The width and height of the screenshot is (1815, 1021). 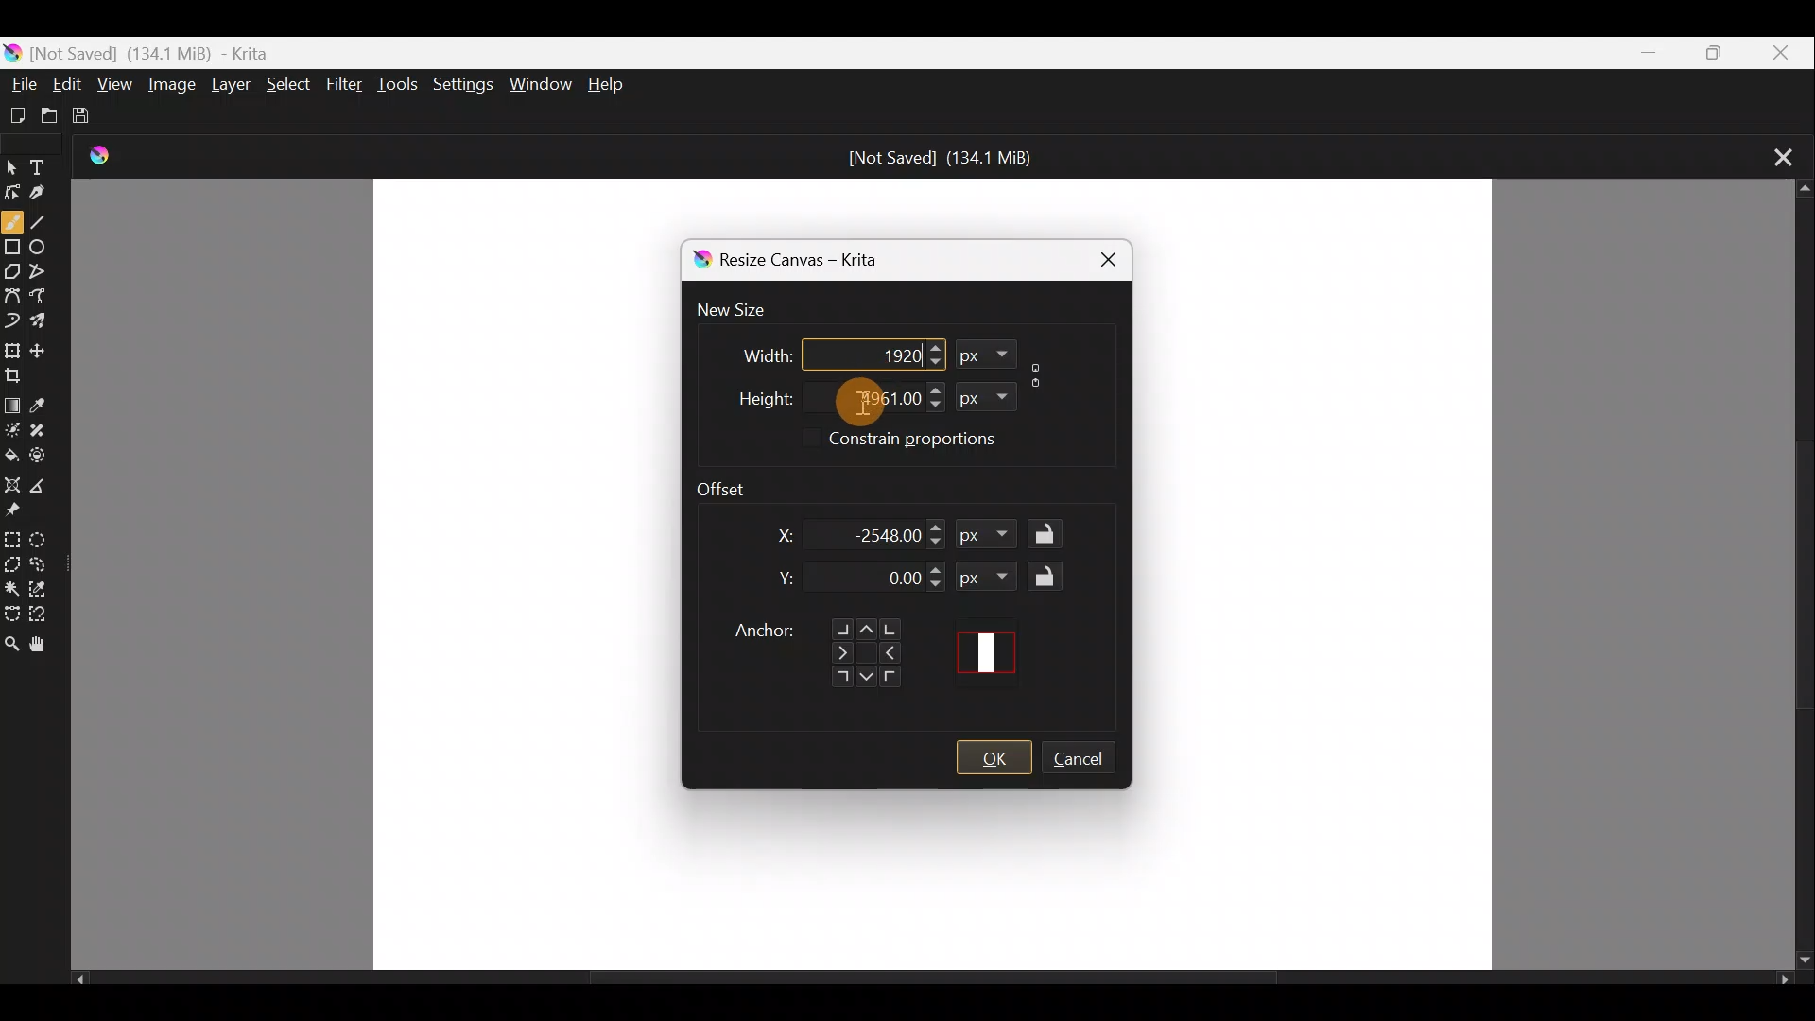 What do you see at coordinates (781, 579) in the screenshot?
I see `Y dimension` at bounding box center [781, 579].